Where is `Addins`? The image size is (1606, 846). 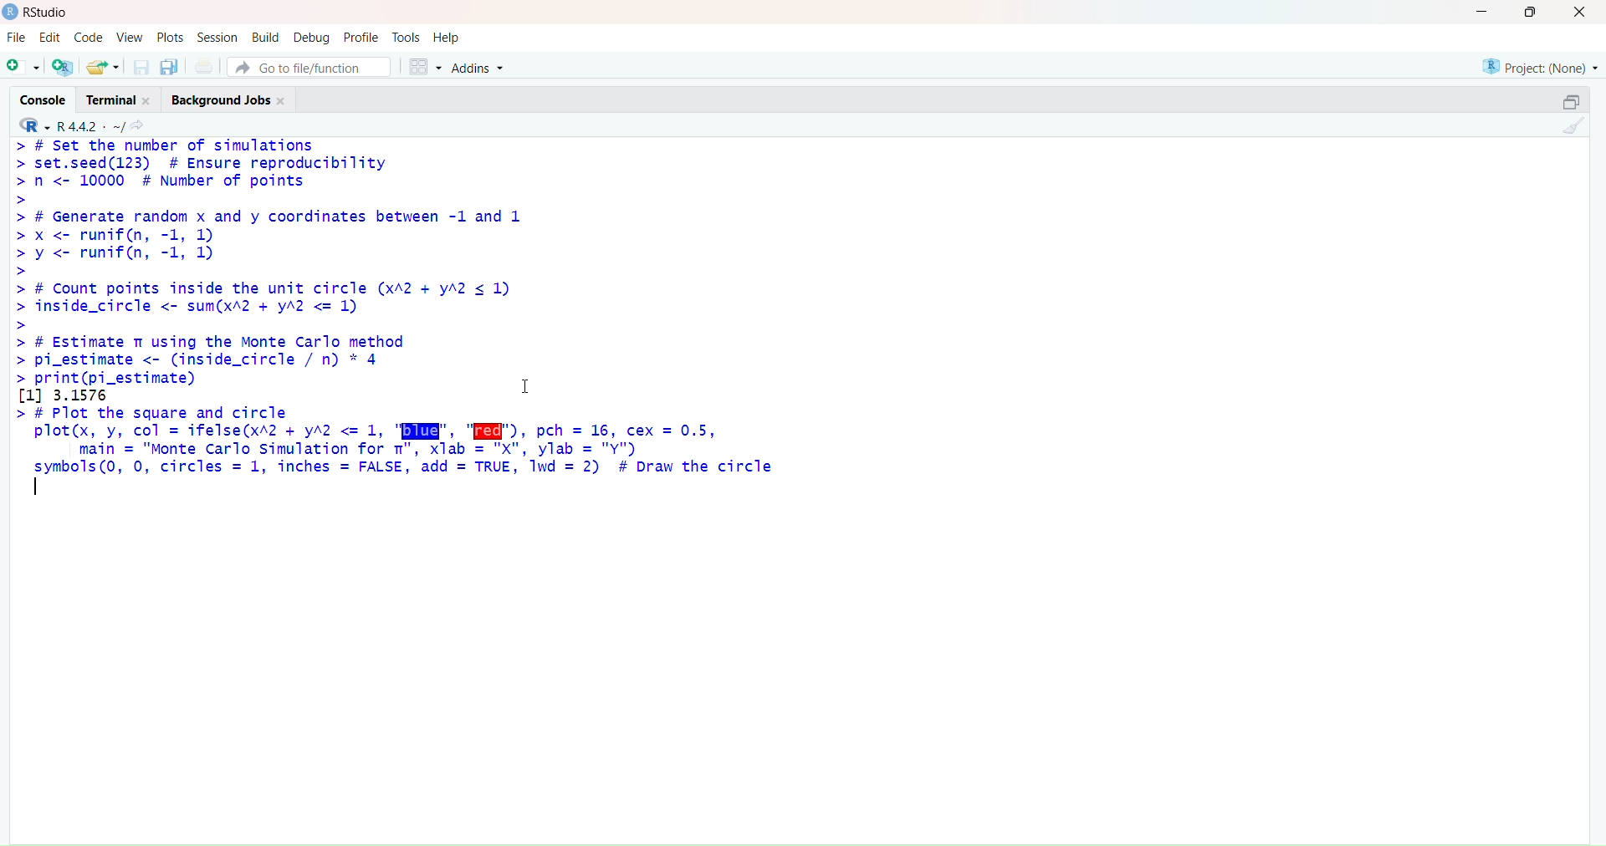
Addins is located at coordinates (480, 65).